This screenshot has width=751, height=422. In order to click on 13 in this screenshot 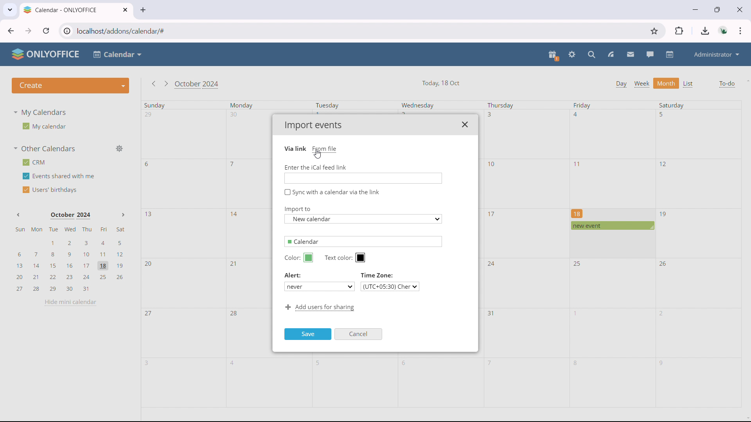, I will do `click(149, 215)`.